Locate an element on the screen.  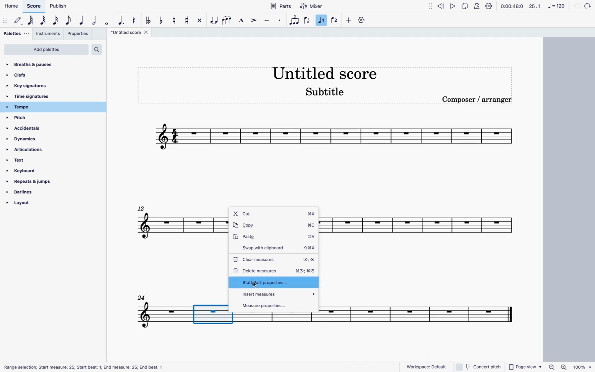
swap with clipboard is located at coordinates (275, 248).